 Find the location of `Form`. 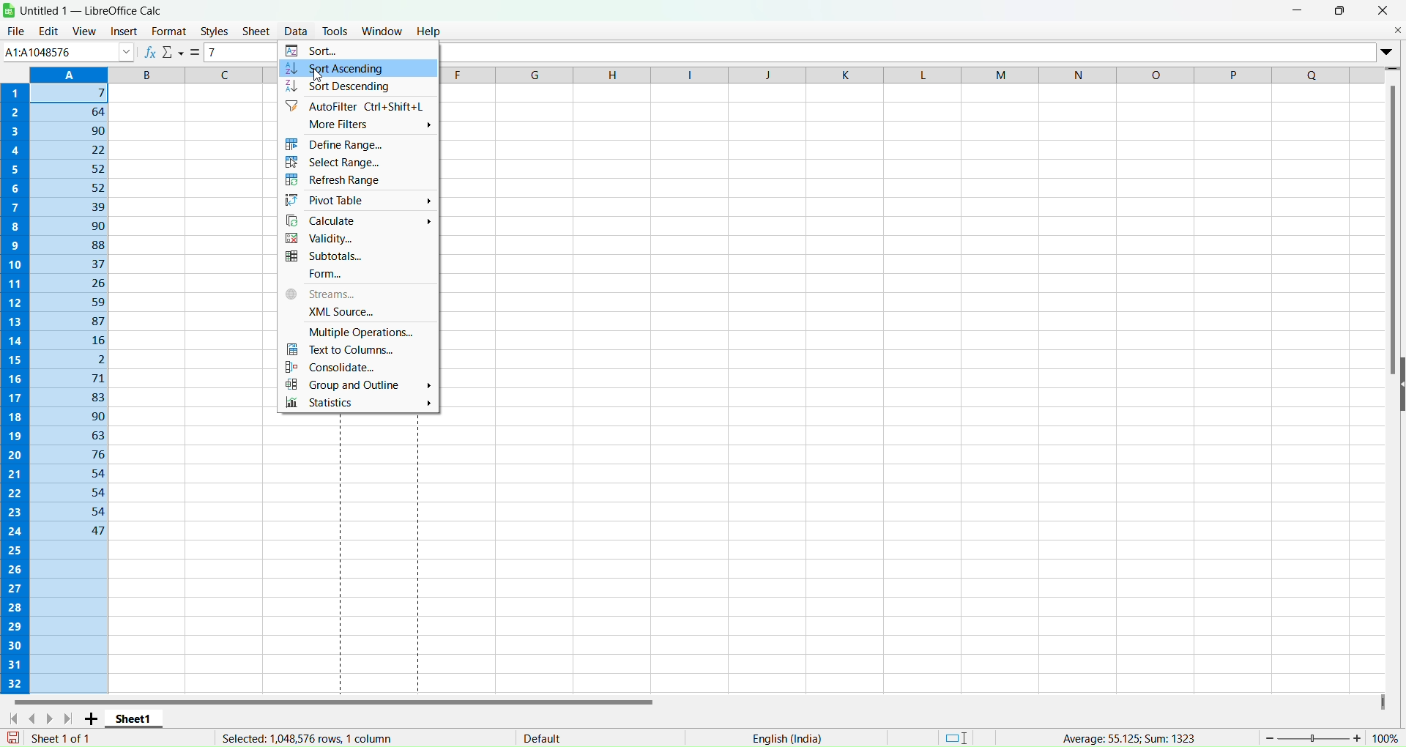

Form is located at coordinates (360, 275).